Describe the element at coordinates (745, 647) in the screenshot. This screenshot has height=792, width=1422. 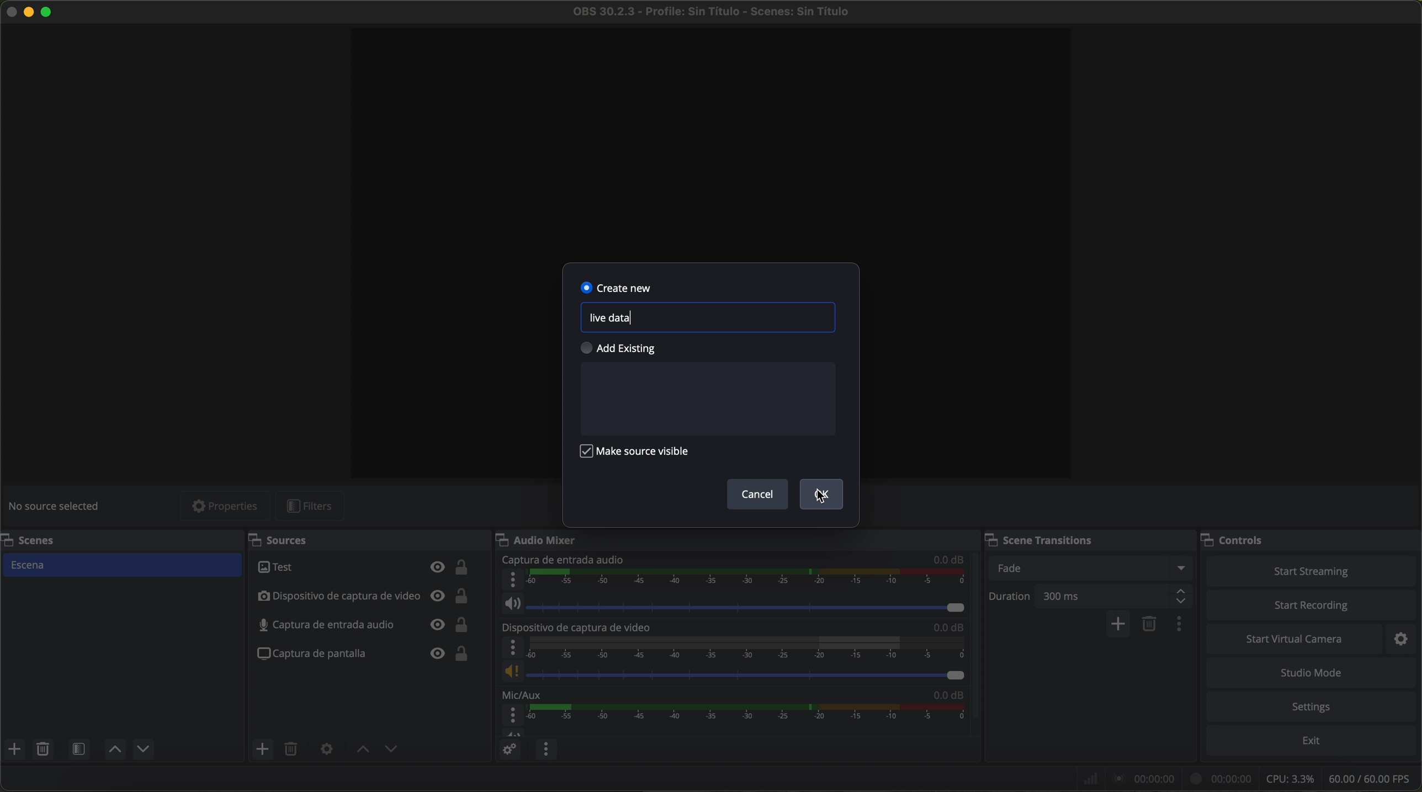
I see `timeline` at that location.